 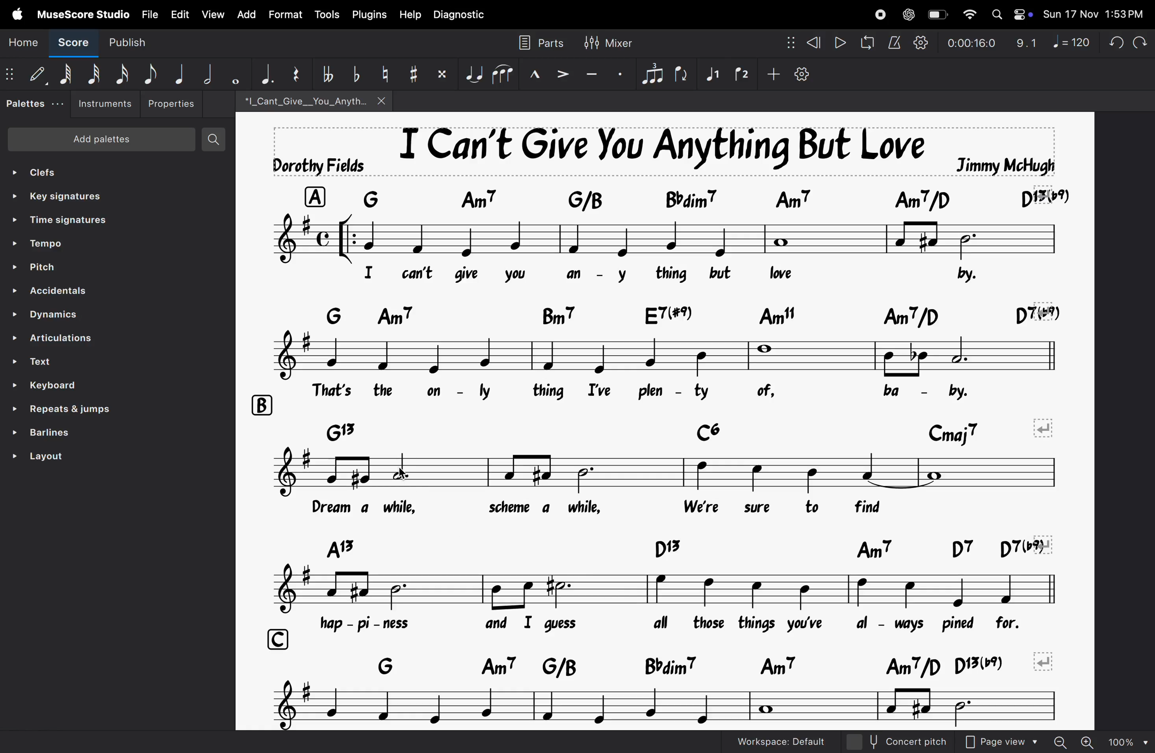 What do you see at coordinates (46, 268) in the screenshot?
I see `pitch` at bounding box center [46, 268].